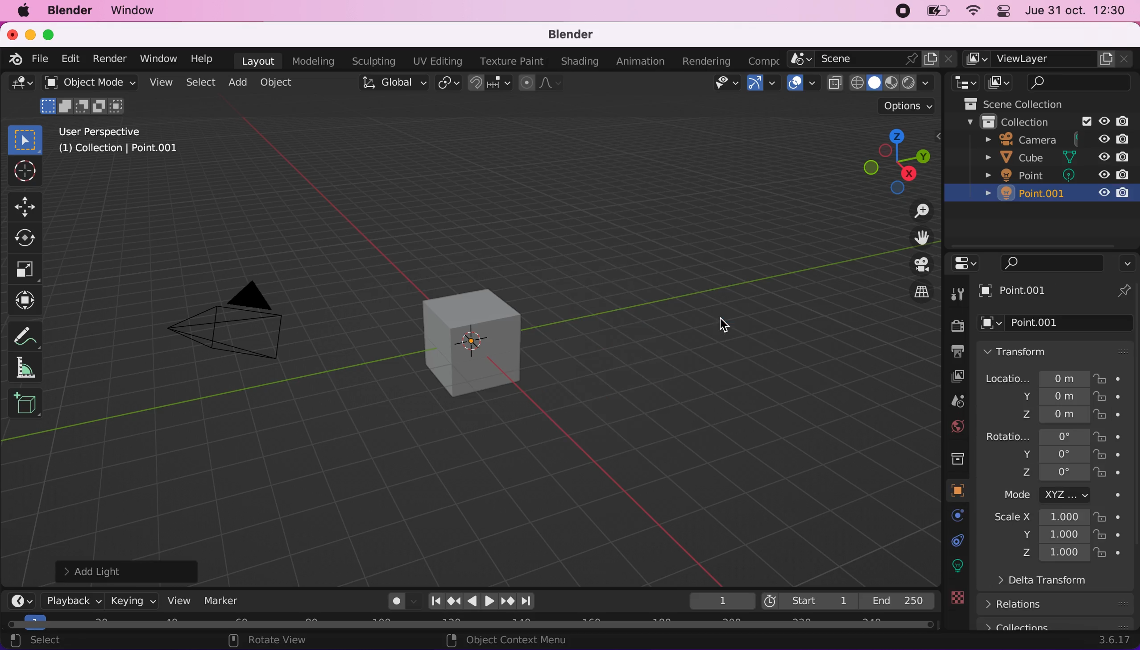  What do you see at coordinates (489, 84) in the screenshot?
I see `snapping` at bounding box center [489, 84].